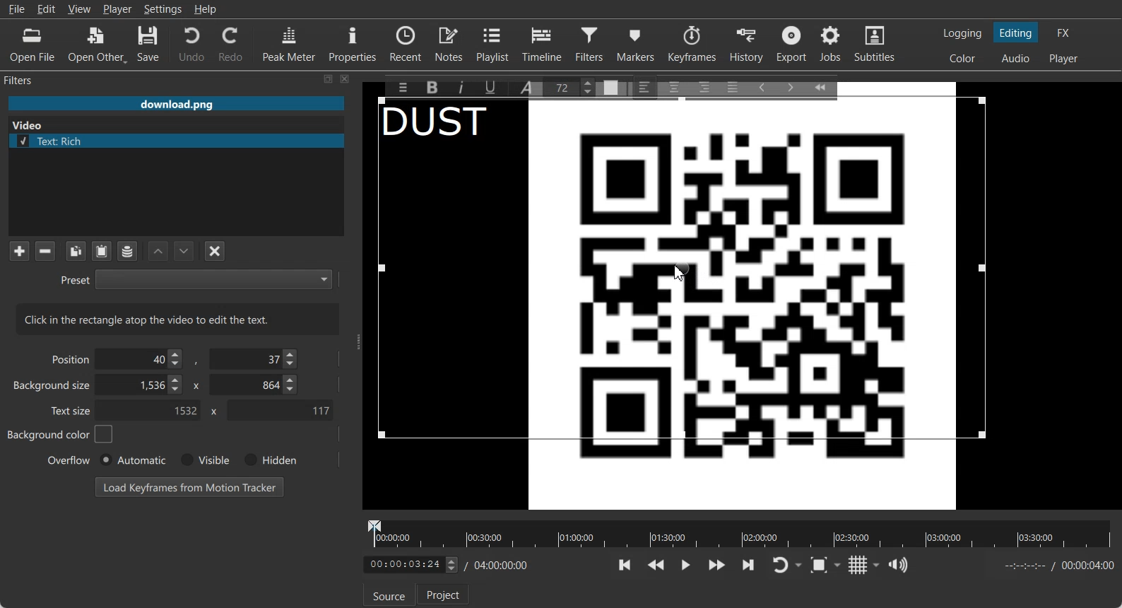 The image size is (1122, 608). I want to click on Insert Indent, so click(791, 88).